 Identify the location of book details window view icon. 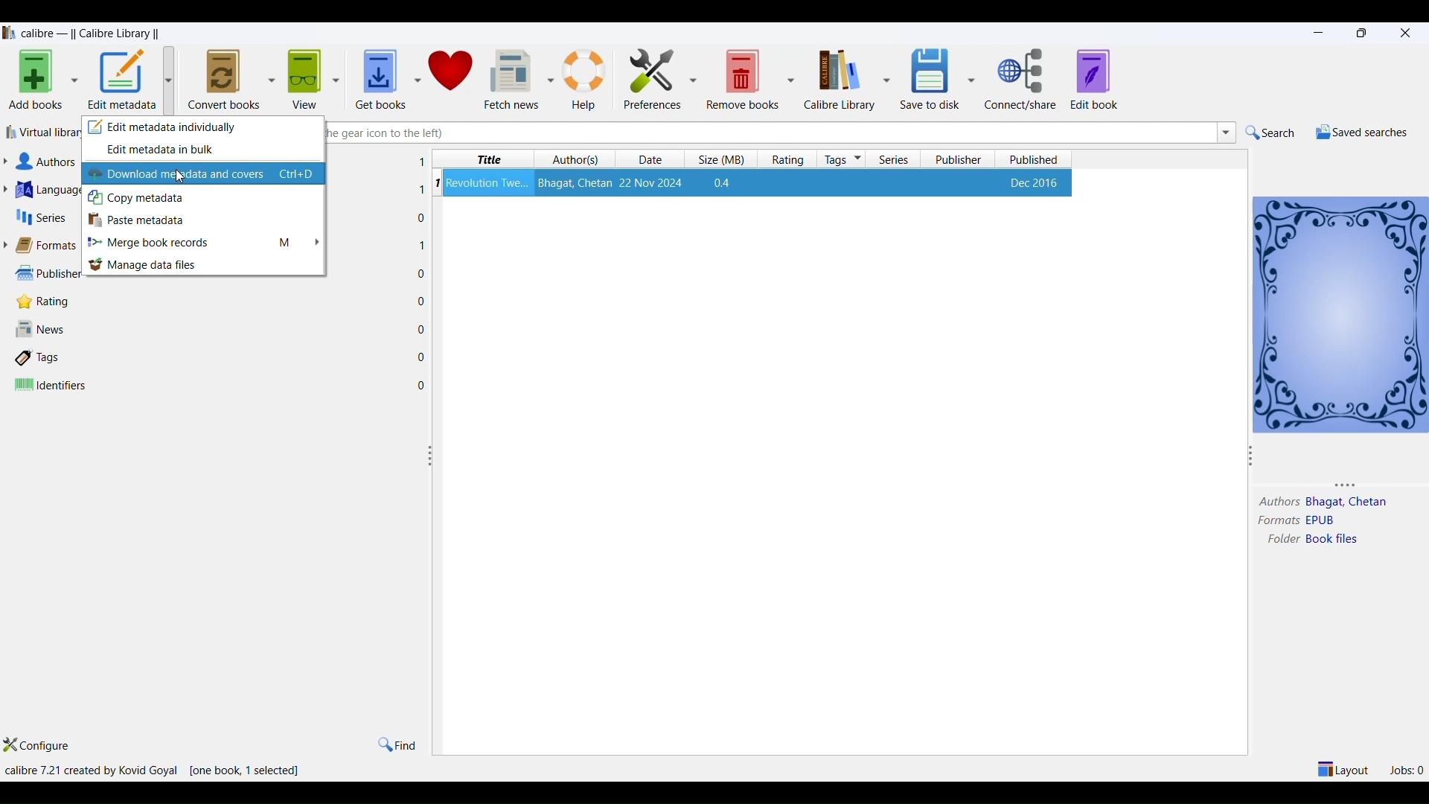
(1340, 313).